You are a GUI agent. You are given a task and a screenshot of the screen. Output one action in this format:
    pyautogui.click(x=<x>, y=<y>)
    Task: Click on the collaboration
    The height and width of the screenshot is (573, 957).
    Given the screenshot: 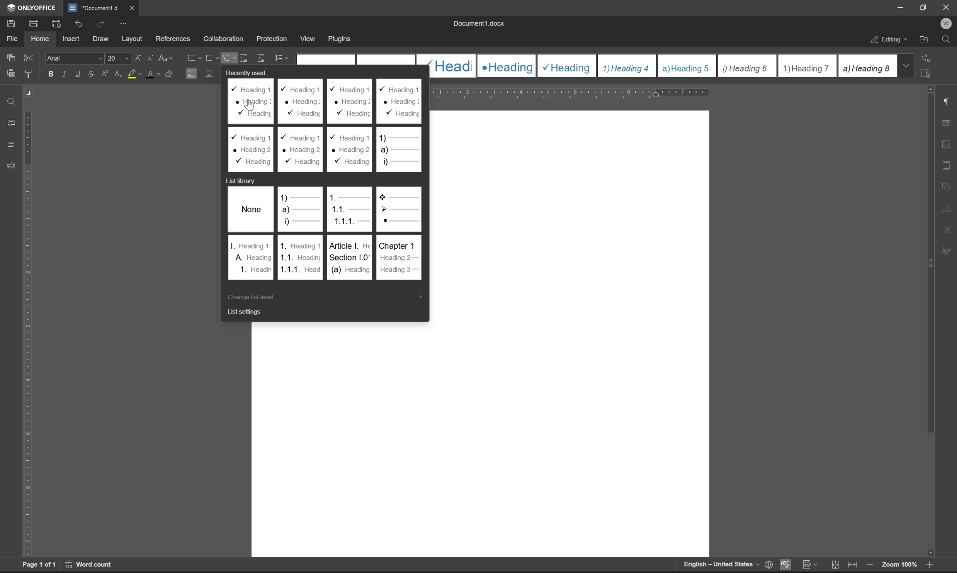 What is the action you would take?
    pyautogui.click(x=226, y=39)
    